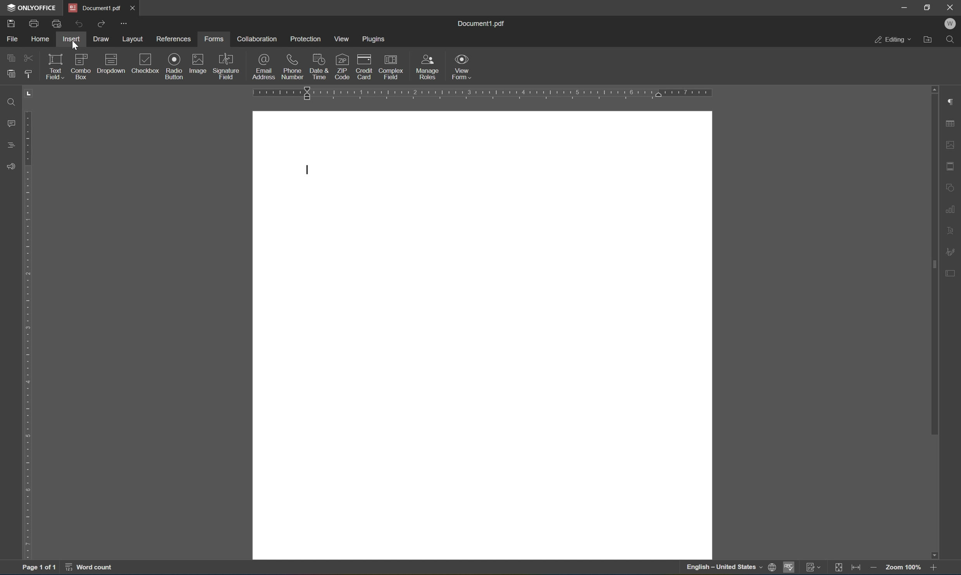  What do you see at coordinates (73, 40) in the screenshot?
I see `insert` at bounding box center [73, 40].